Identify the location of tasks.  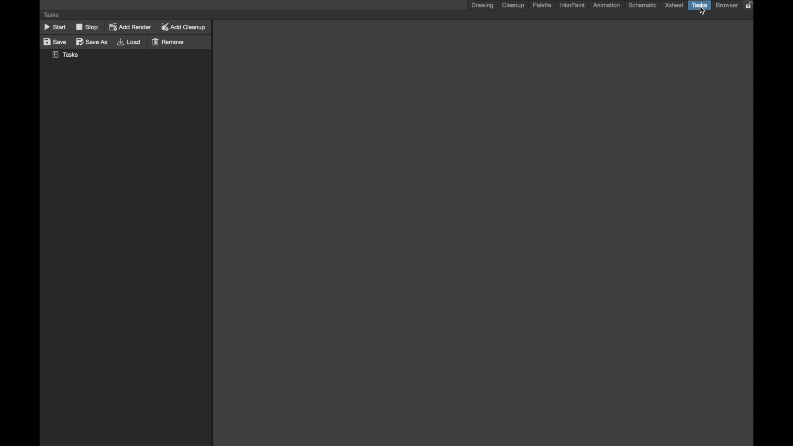
(50, 14).